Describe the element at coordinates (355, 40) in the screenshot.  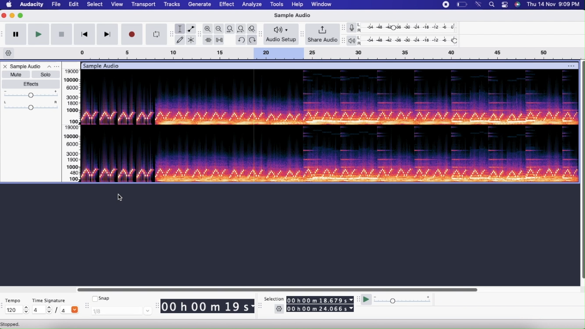
I see `Playback meter` at that location.